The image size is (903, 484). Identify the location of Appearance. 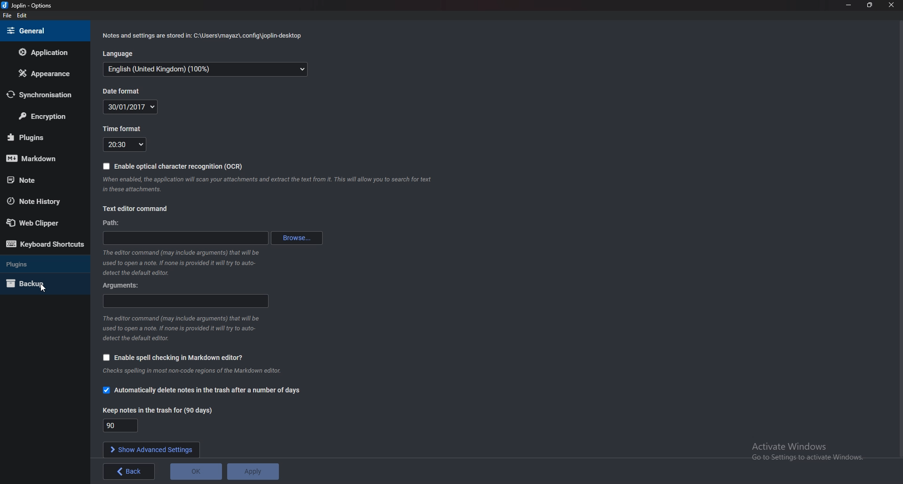
(44, 74).